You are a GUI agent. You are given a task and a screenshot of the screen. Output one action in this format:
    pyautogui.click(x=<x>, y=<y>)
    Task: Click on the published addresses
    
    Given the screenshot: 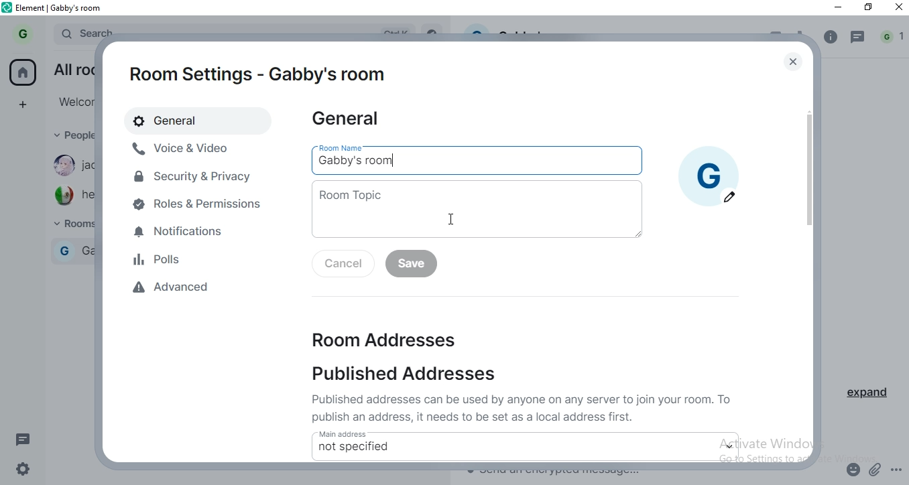 What is the action you would take?
    pyautogui.click(x=416, y=375)
    